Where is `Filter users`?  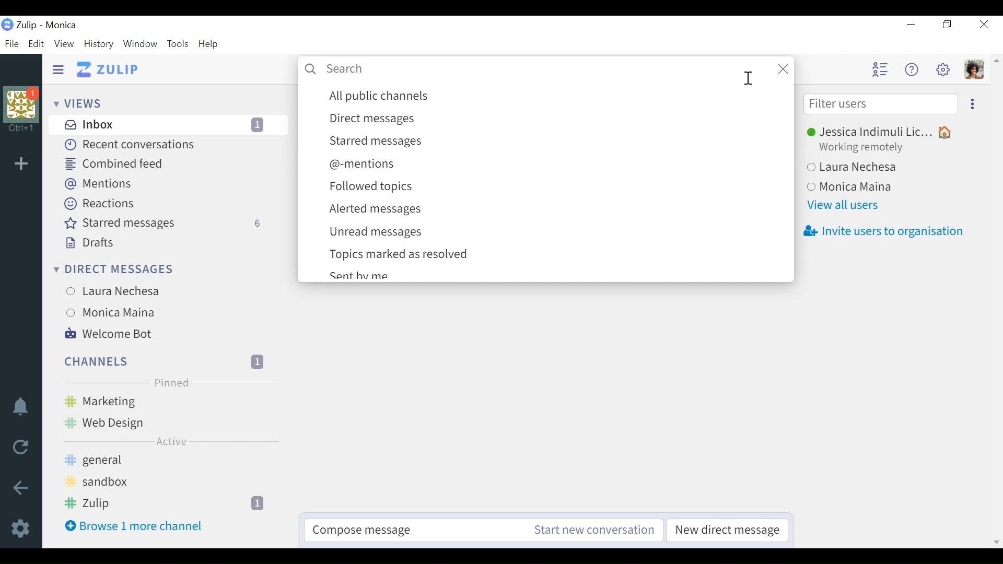
Filter users is located at coordinates (882, 105).